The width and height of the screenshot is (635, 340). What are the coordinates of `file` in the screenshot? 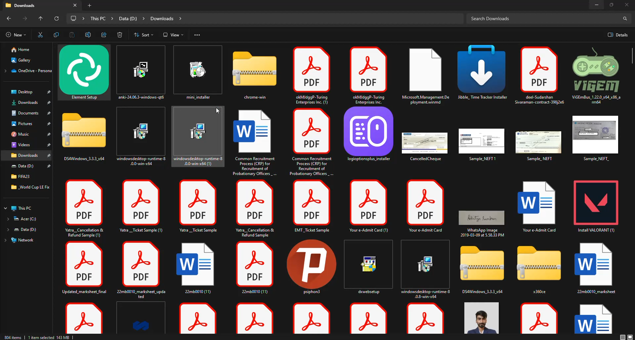 It's located at (539, 317).